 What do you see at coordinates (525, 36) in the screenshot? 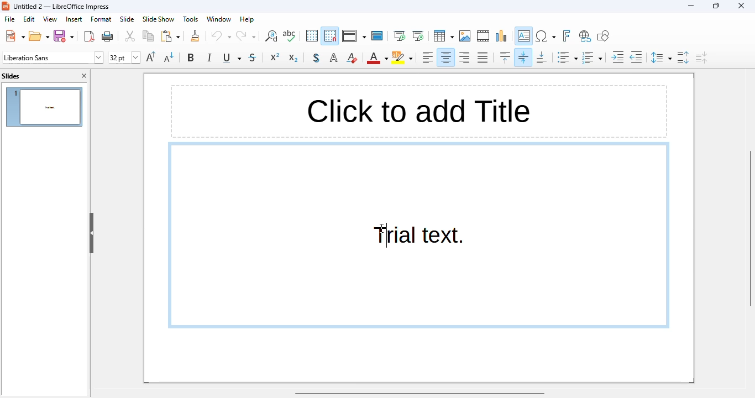
I see `insert text box` at bounding box center [525, 36].